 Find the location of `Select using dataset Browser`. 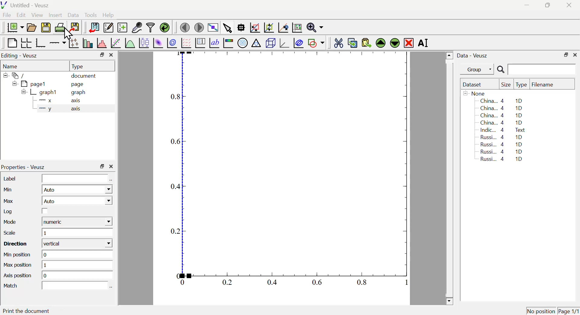

Select using dataset Browser is located at coordinates (111, 181).